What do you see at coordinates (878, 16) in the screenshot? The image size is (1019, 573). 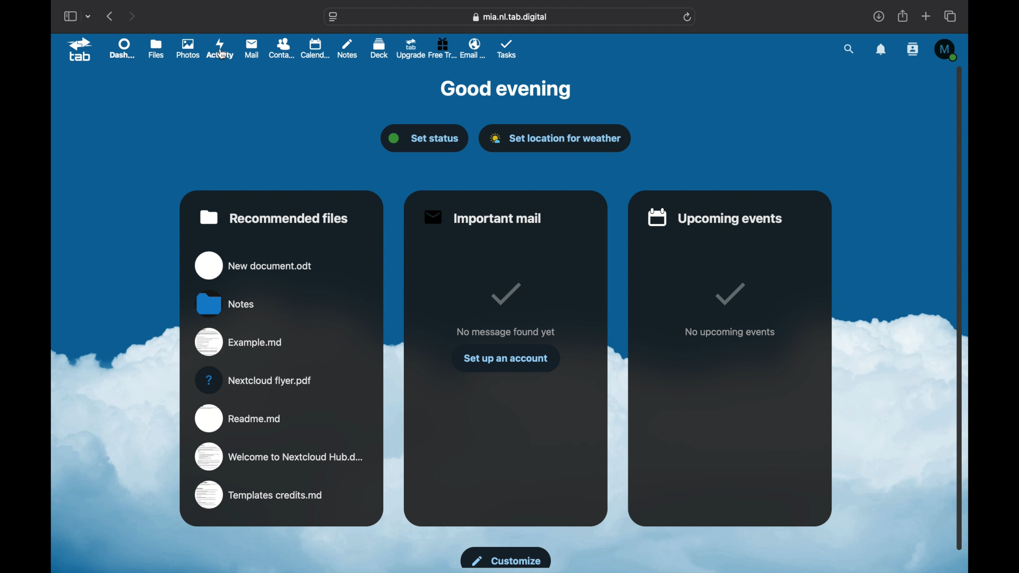 I see `downloads` at bounding box center [878, 16].